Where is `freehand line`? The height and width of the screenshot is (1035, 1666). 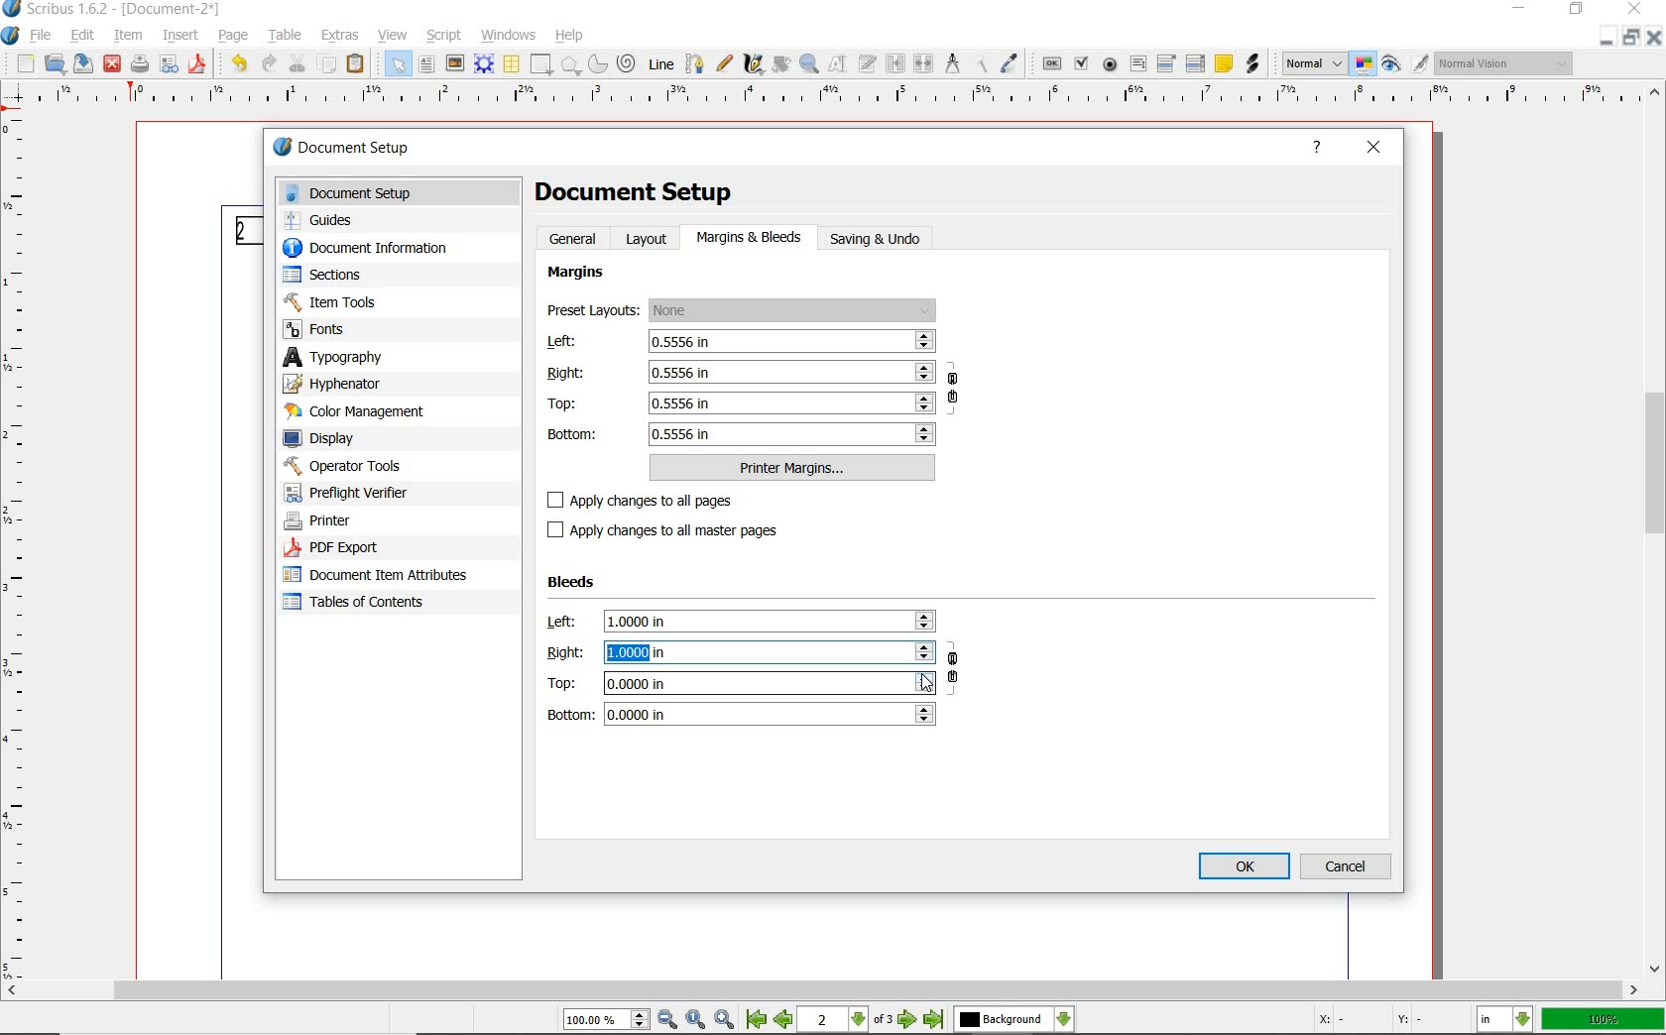
freehand line is located at coordinates (725, 64).